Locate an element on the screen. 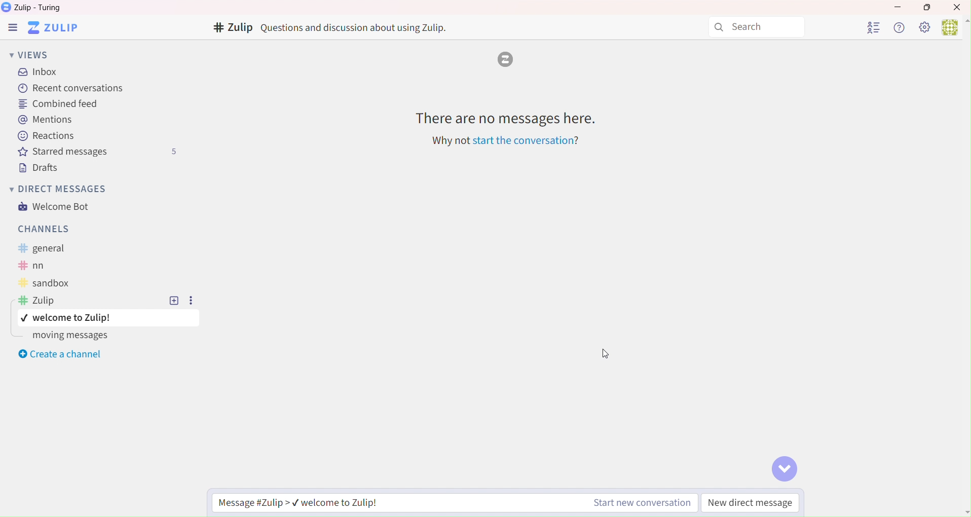  Link is located at coordinates (527, 140).